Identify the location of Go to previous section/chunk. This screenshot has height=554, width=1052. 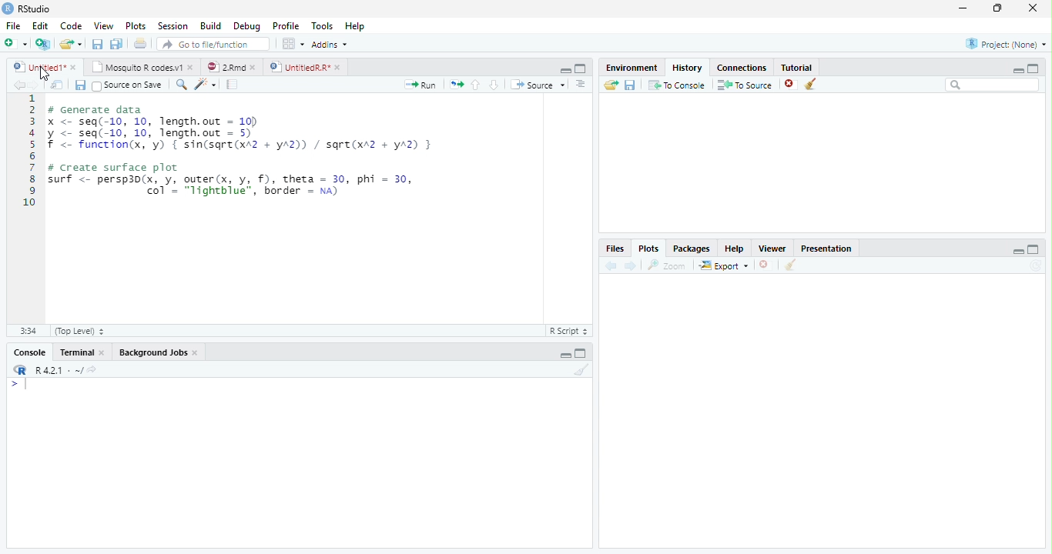
(475, 85).